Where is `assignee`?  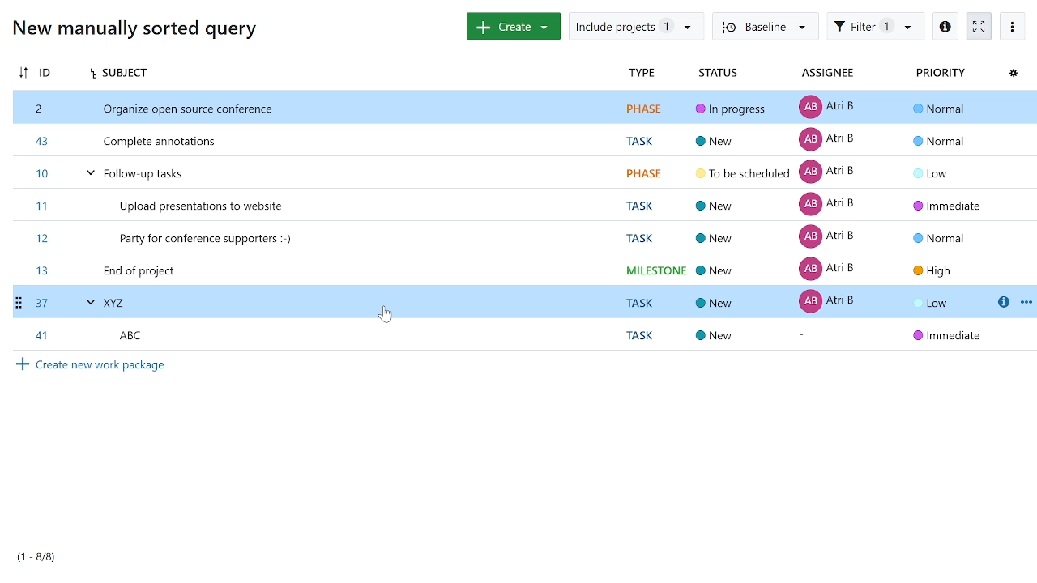 assignee is located at coordinates (824, 74).